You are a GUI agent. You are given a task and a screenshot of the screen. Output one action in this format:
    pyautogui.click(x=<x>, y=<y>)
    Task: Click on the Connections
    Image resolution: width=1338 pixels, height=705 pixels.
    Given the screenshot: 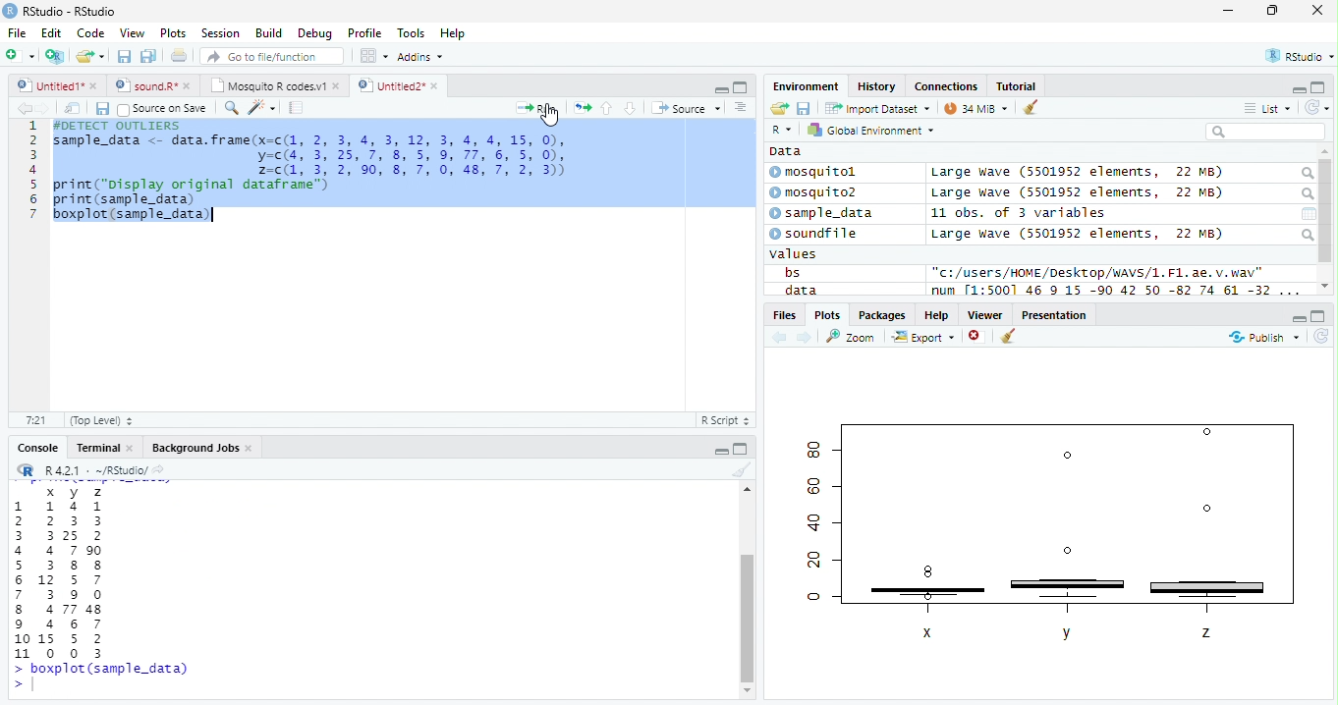 What is the action you would take?
    pyautogui.click(x=947, y=85)
    